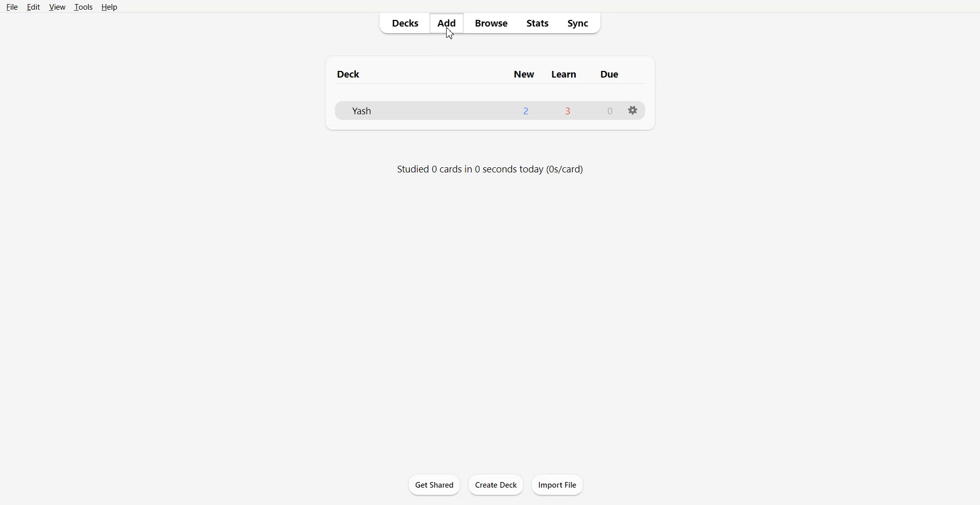 This screenshot has width=980, height=505. I want to click on New, so click(525, 74).